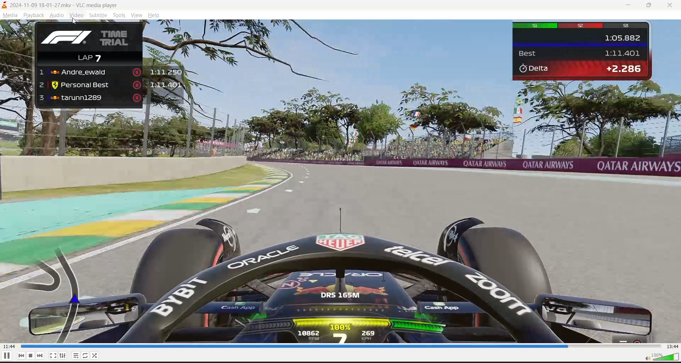  I want to click on video, so click(339, 181).